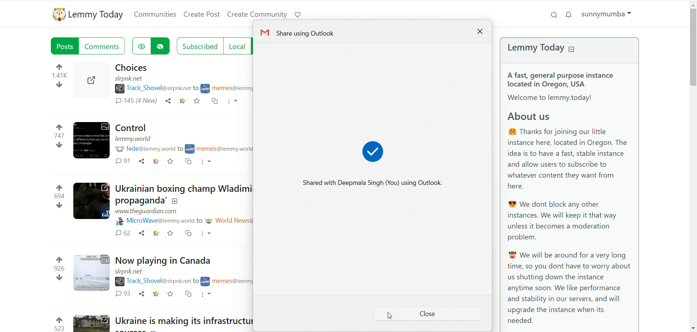 The image size is (697, 332). Describe the element at coordinates (480, 32) in the screenshot. I see `close` at that location.